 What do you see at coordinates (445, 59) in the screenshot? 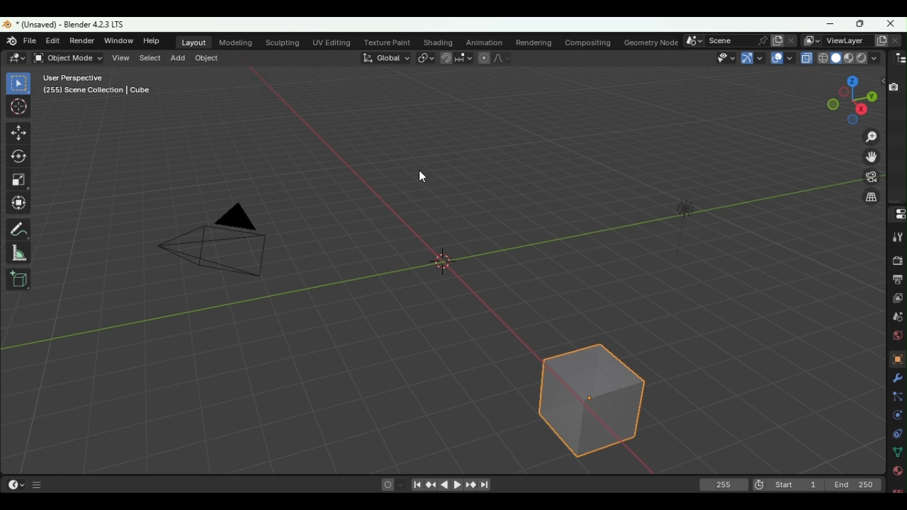
I see `Snap` at bounding box center [445, 59].